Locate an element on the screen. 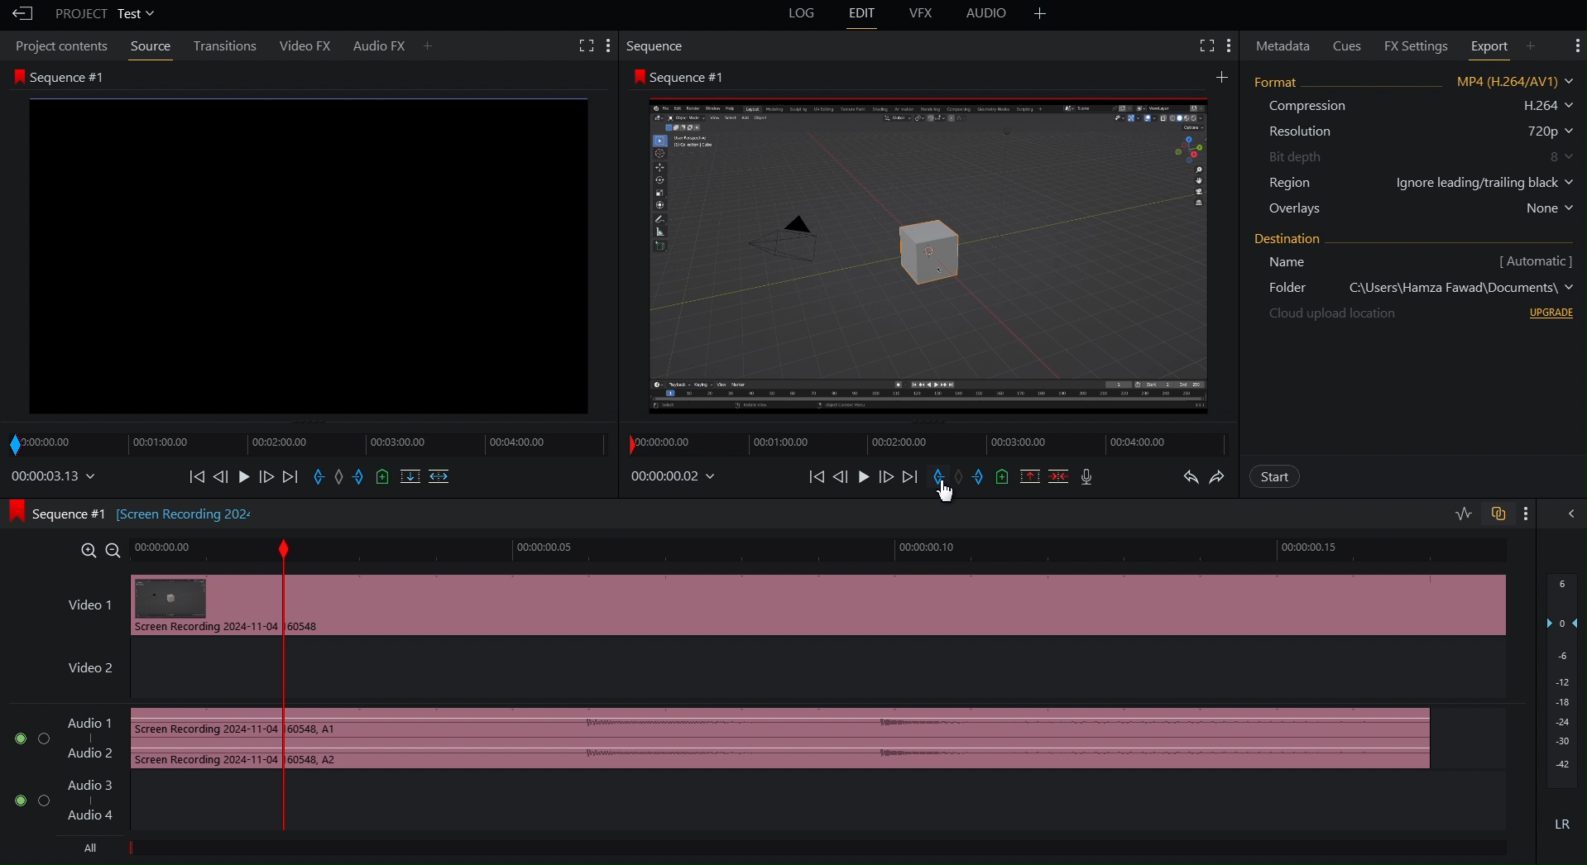  Timestamp is located at coordinates (678, 476).